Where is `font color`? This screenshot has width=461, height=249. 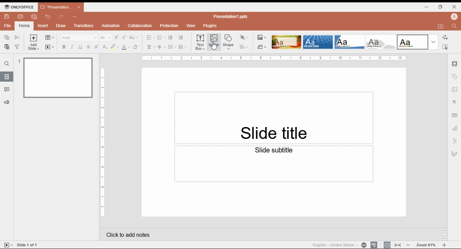
font color is located at coordinates (126, 48).